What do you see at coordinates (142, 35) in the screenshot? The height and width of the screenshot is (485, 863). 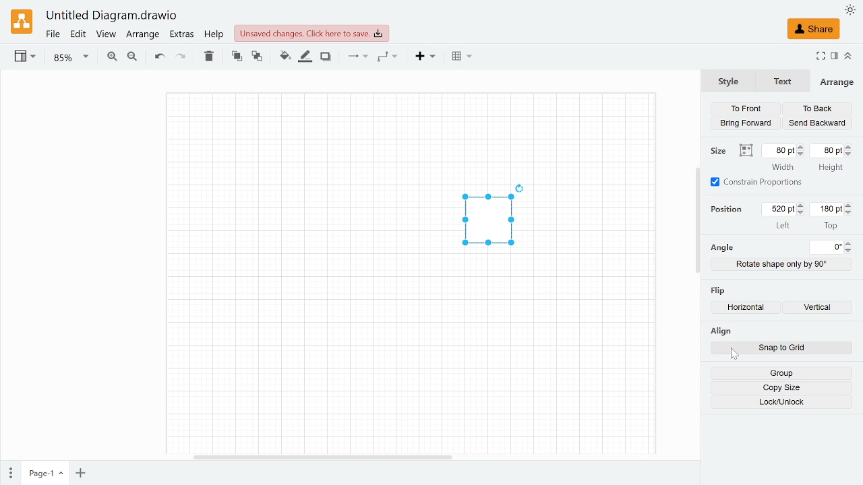 I see `Arrange` at bounding box center [142, 35].